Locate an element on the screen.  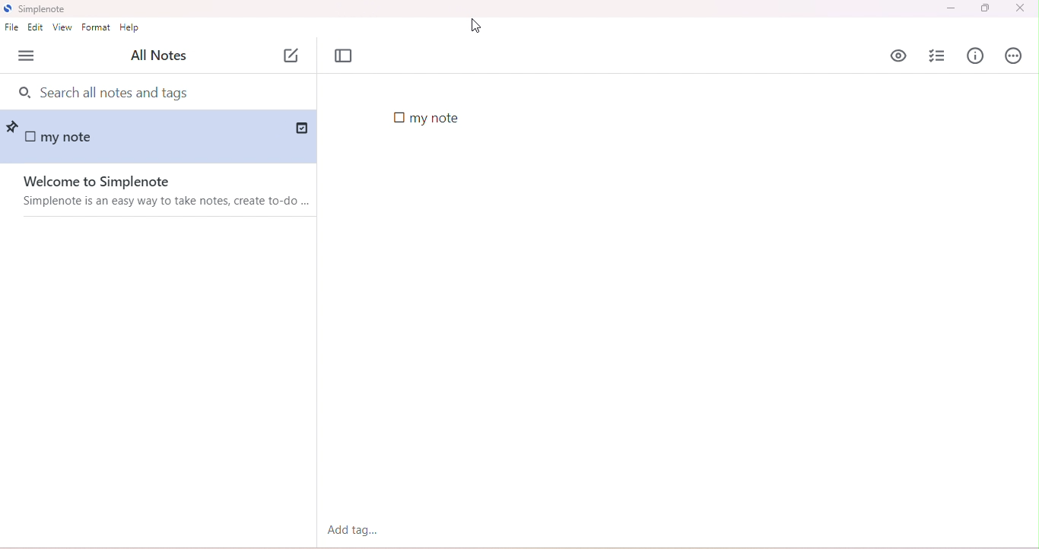
preview is located at coordinates (899, 56).